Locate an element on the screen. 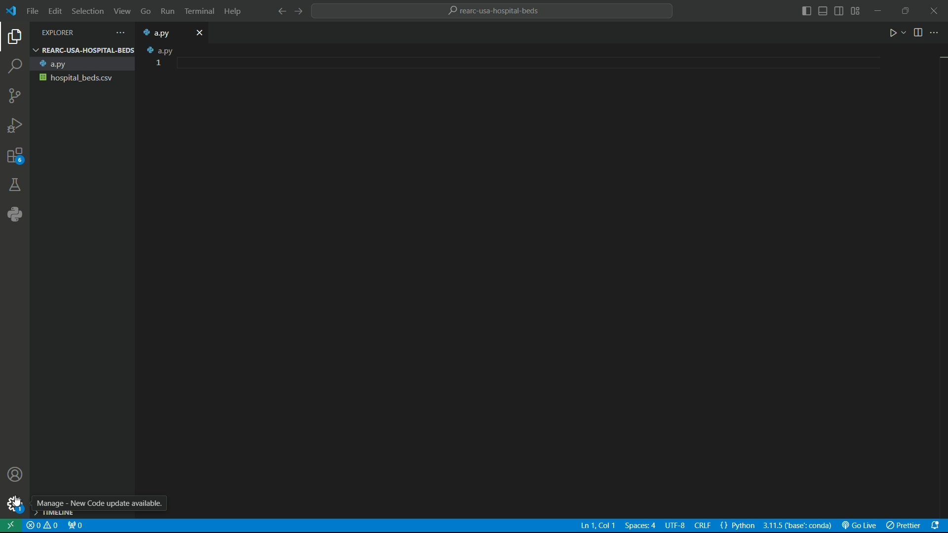 This screenshot has width=948, height=533. Ln 1, Col 1 is located at coordinates (597, 526).